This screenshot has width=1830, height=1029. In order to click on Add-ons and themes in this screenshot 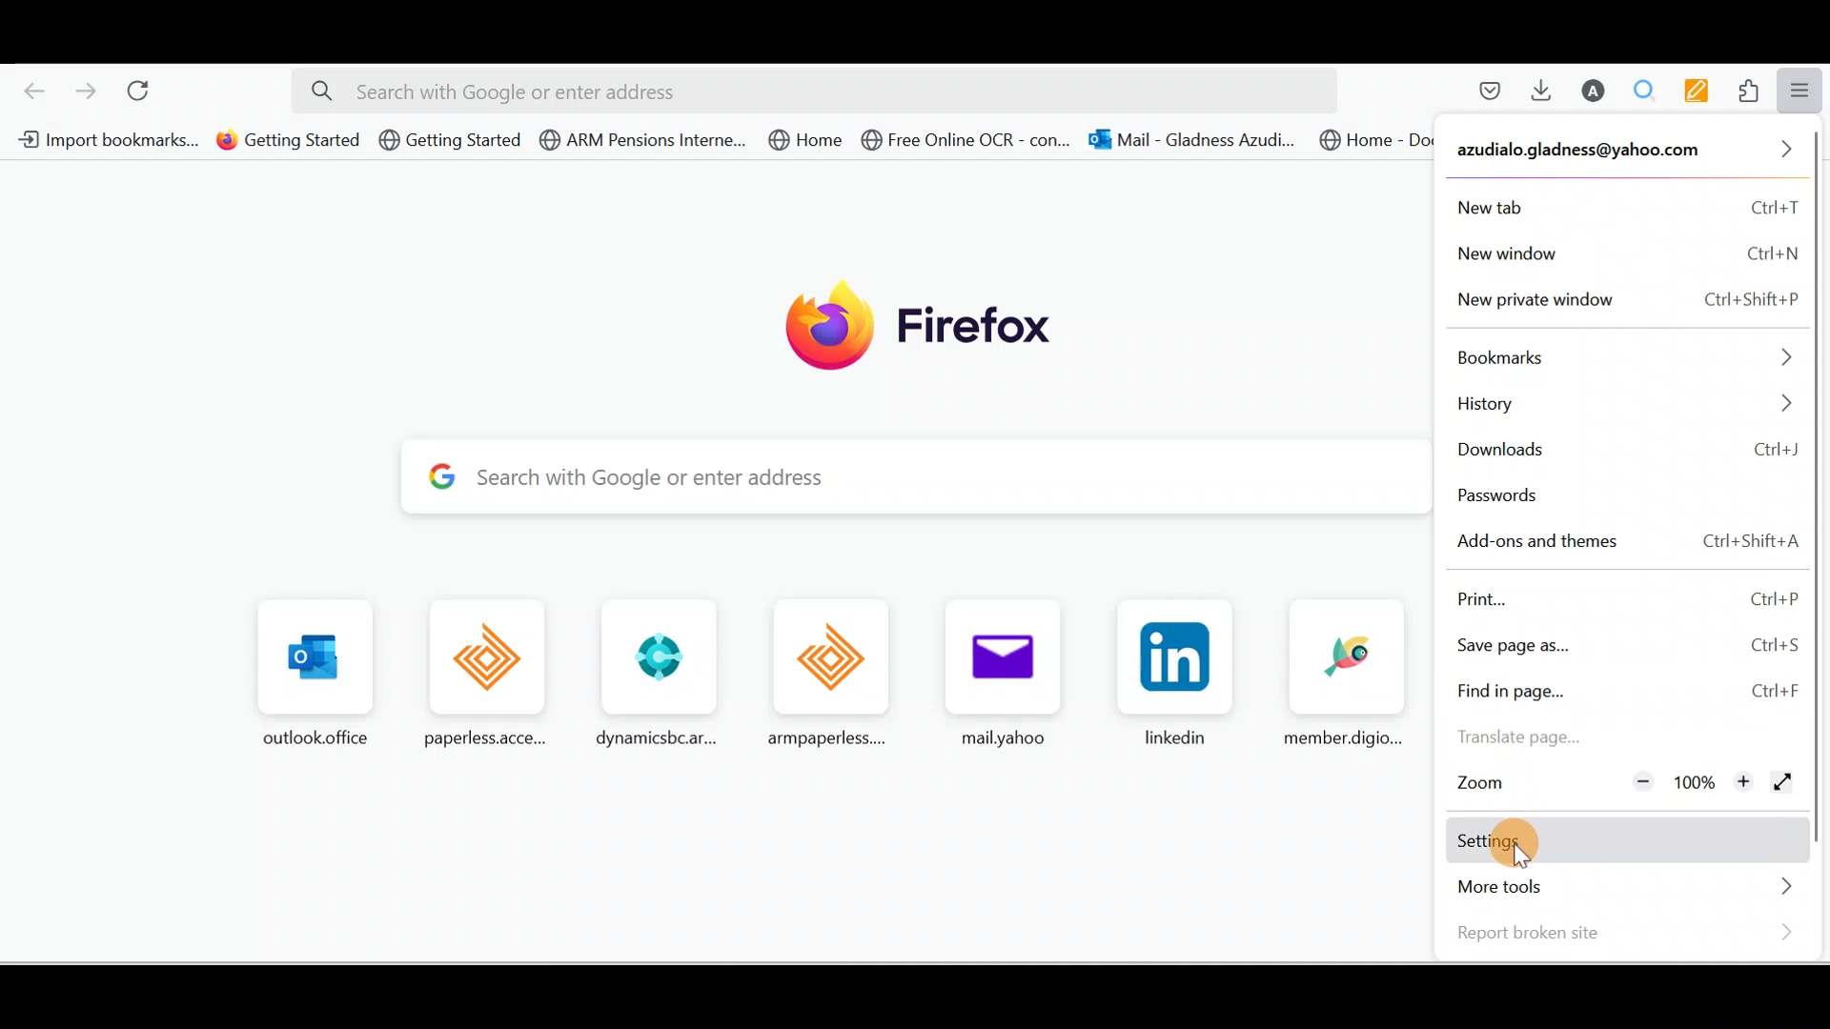, I will do `click(1619, 545)`.